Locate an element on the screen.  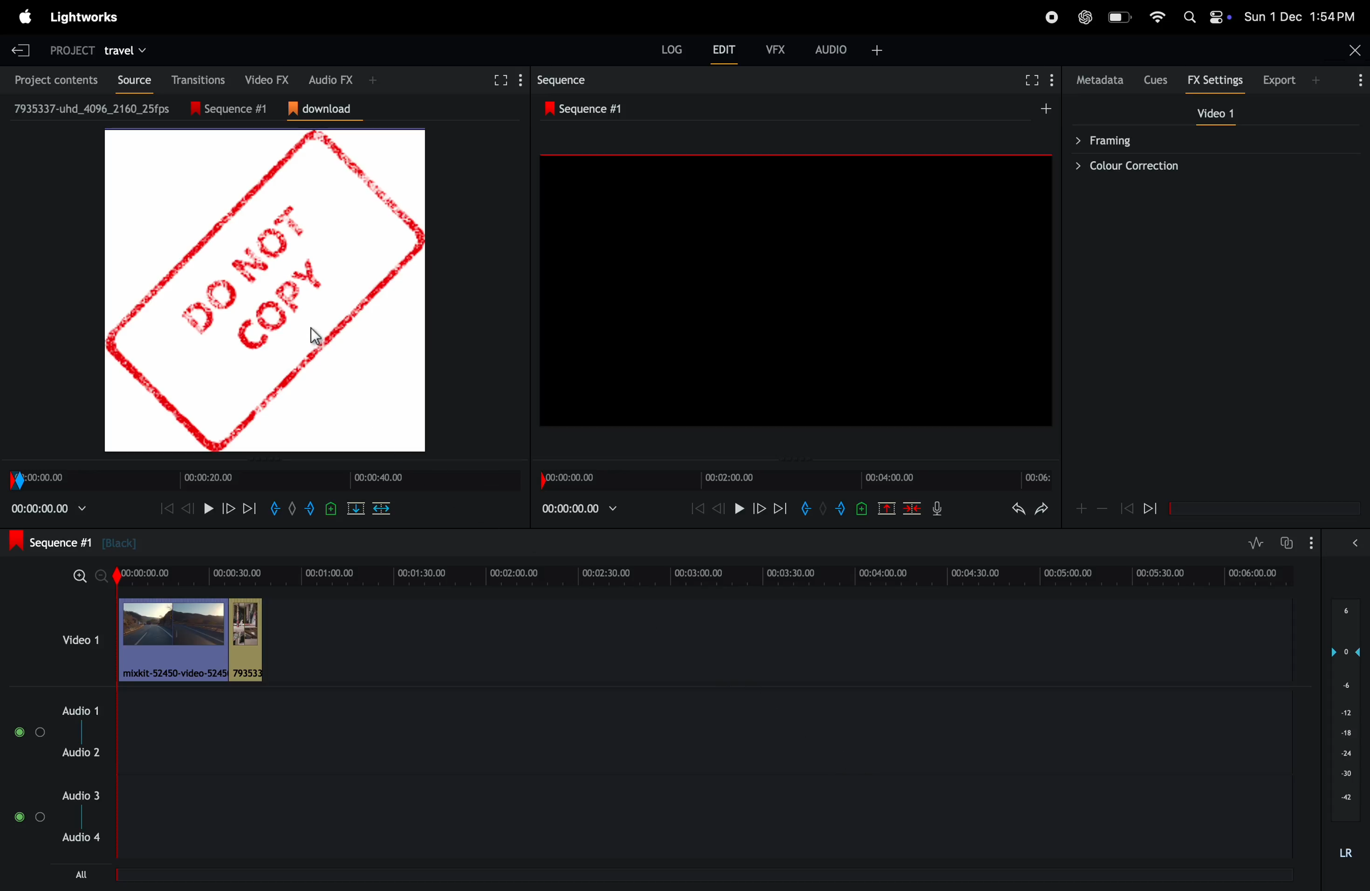
Settings is located at coordinates (1051, 79).